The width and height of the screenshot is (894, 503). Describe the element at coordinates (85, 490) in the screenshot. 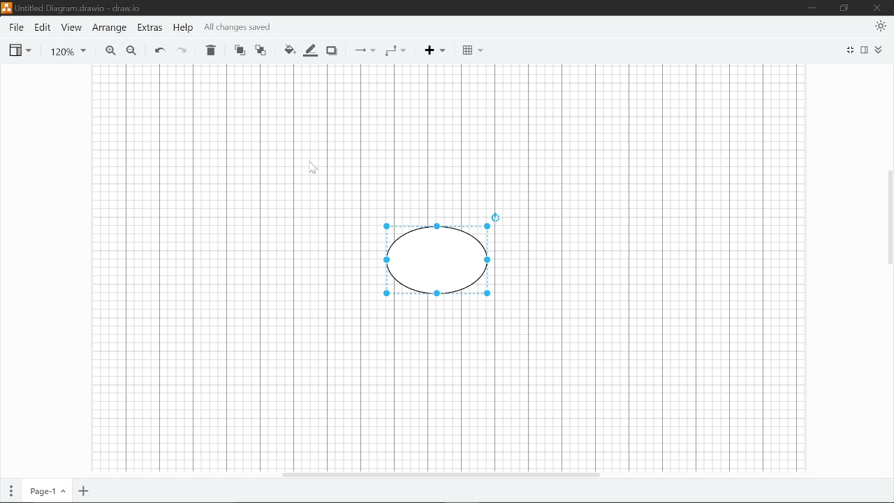

I see `Add page` at that location.